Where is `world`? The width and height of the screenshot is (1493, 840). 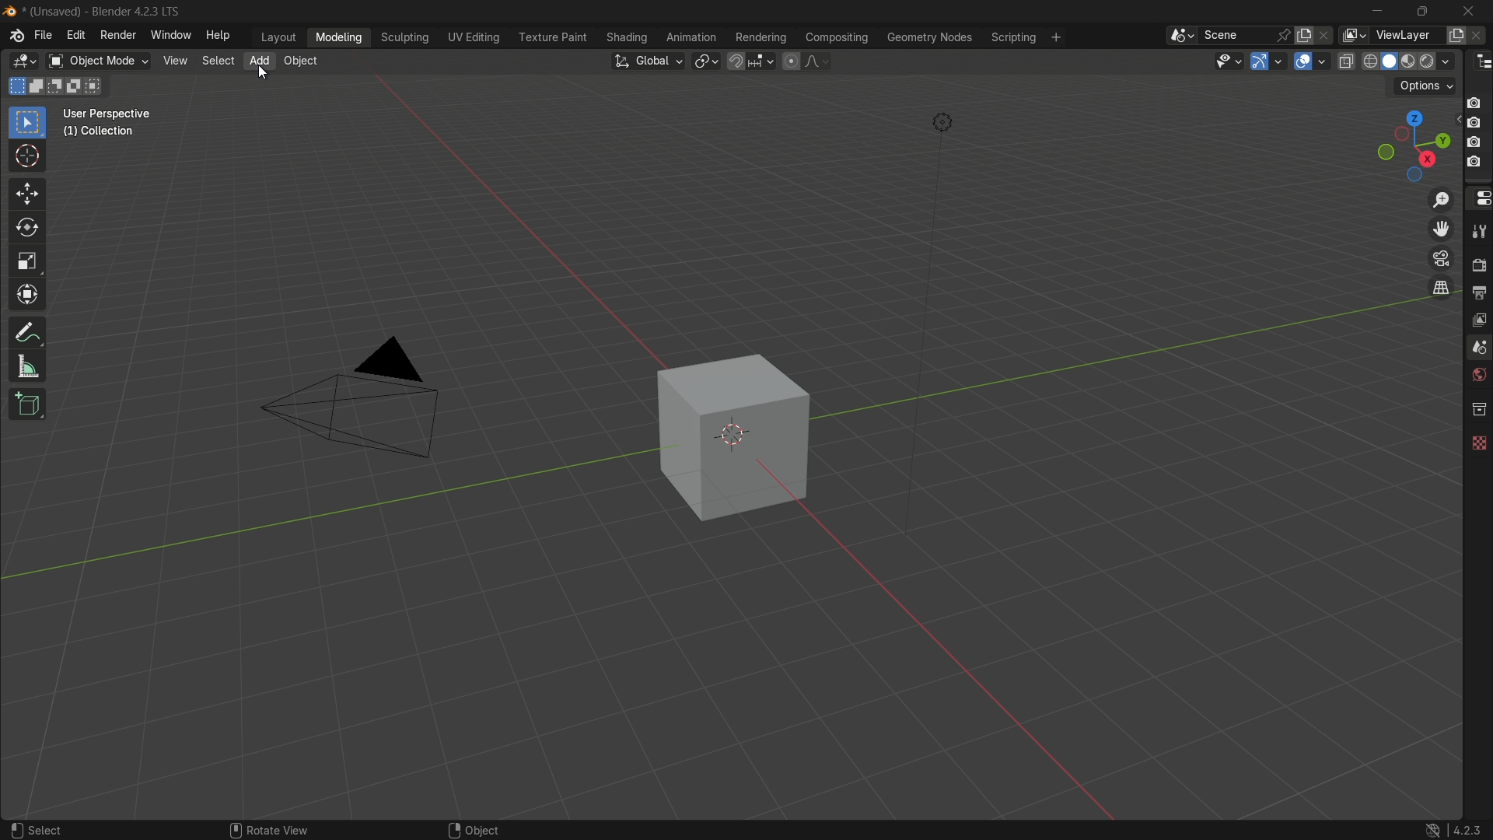 world is located at coordinates (1479, 375).